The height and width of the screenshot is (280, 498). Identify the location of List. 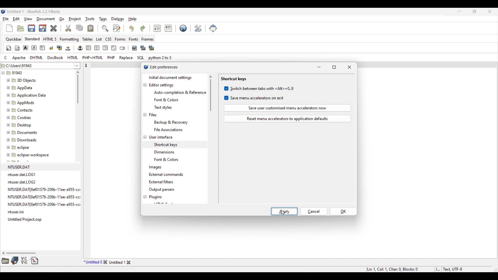
(99, 39).